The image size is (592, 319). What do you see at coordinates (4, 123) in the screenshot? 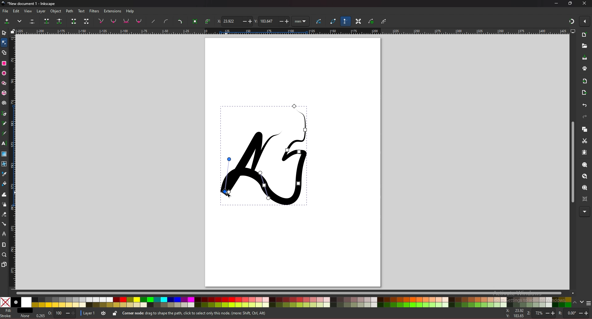
I see `pencil` at bounding box center [4, 123].